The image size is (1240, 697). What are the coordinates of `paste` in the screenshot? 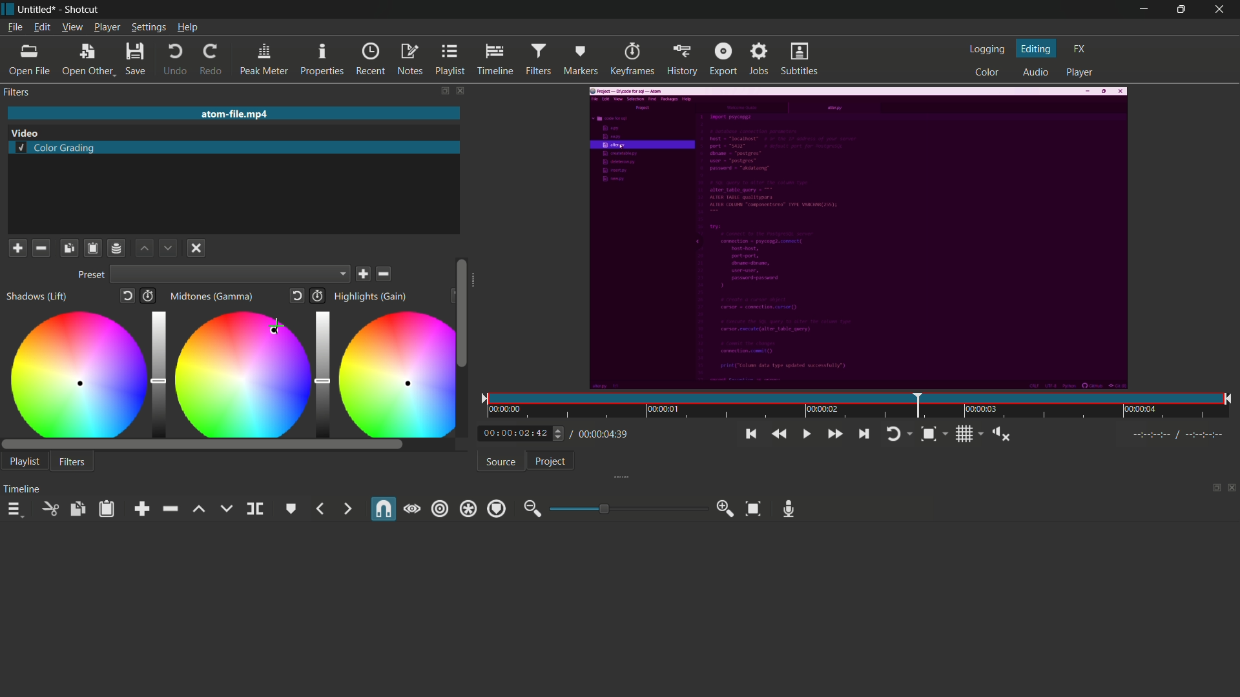 It's located at (109, 509).